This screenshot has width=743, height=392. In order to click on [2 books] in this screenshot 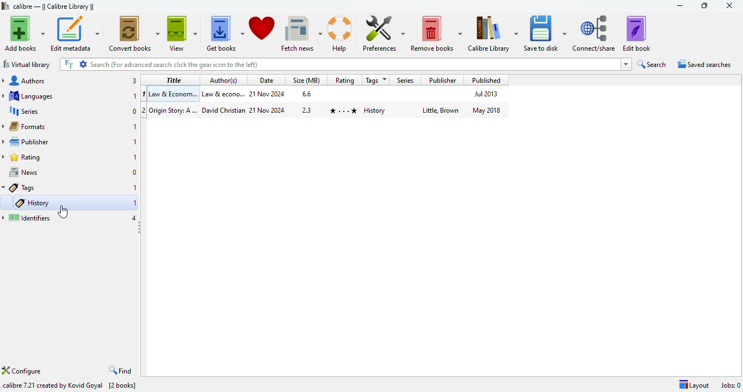, I will do `click(122, 385)`.